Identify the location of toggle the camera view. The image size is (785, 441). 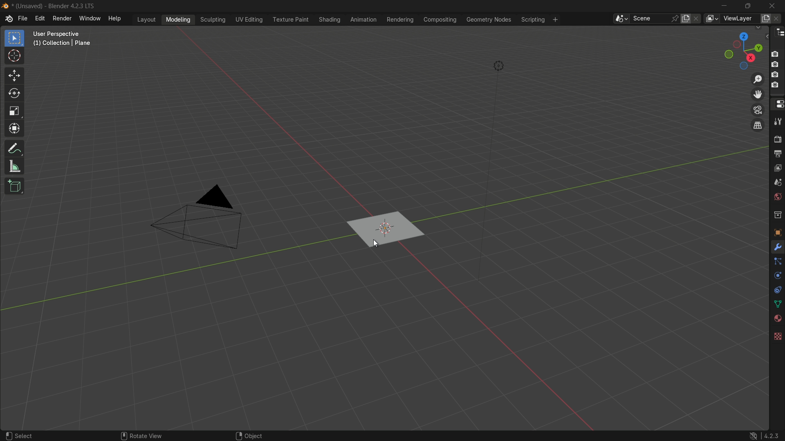
(758, 110).